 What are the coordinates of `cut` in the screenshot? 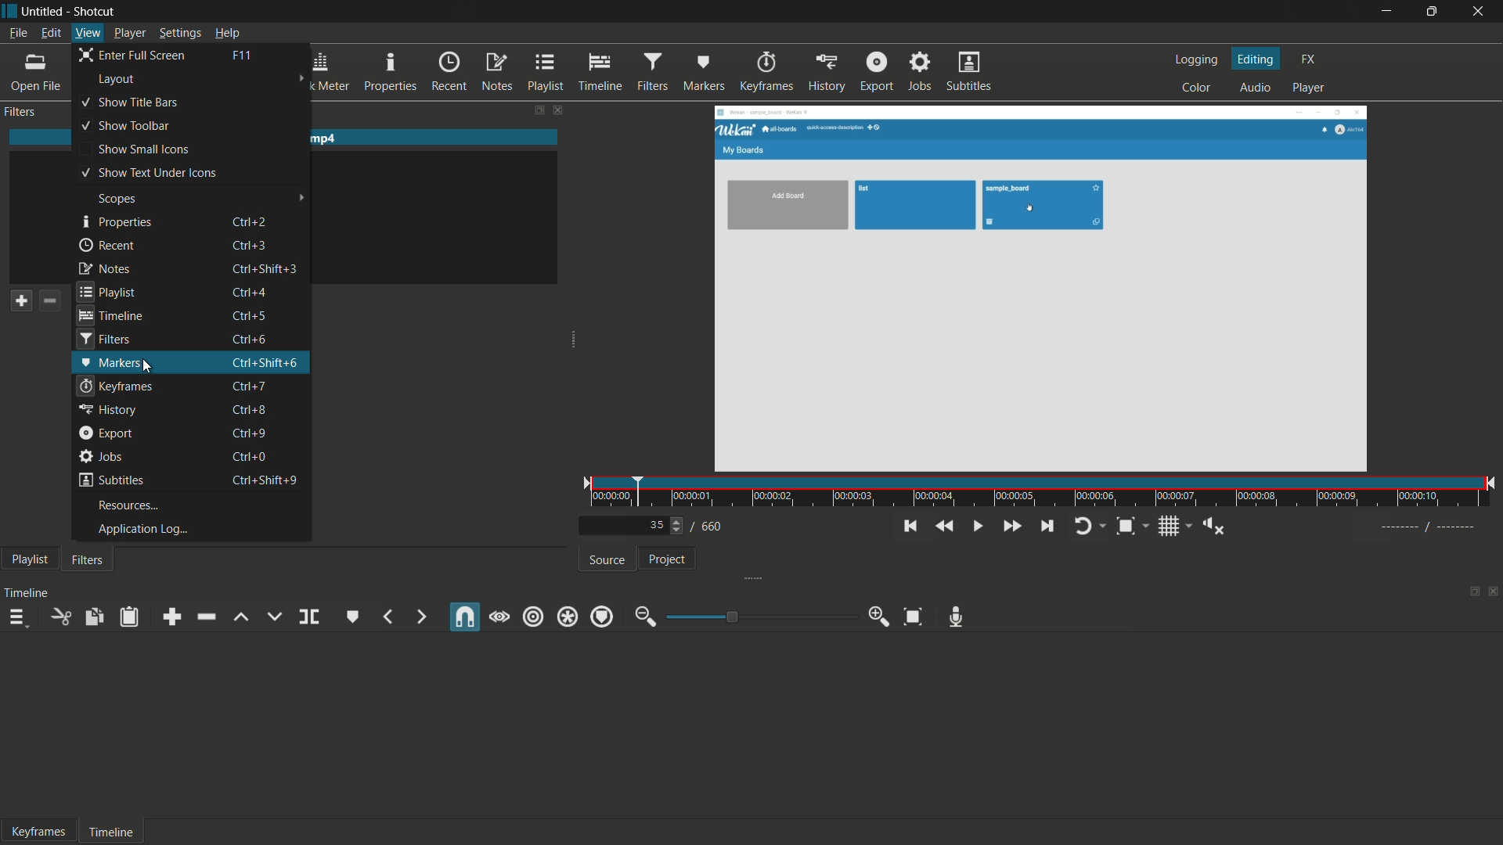 It's located at (60, 619).